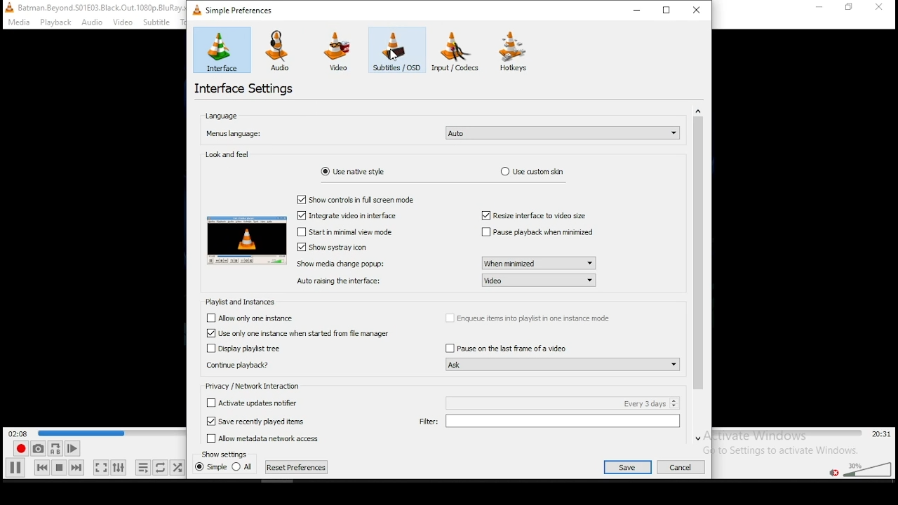 Image resolution: width=898 pixels, height=505 pixels. I want to click on video, so click(337, 52).